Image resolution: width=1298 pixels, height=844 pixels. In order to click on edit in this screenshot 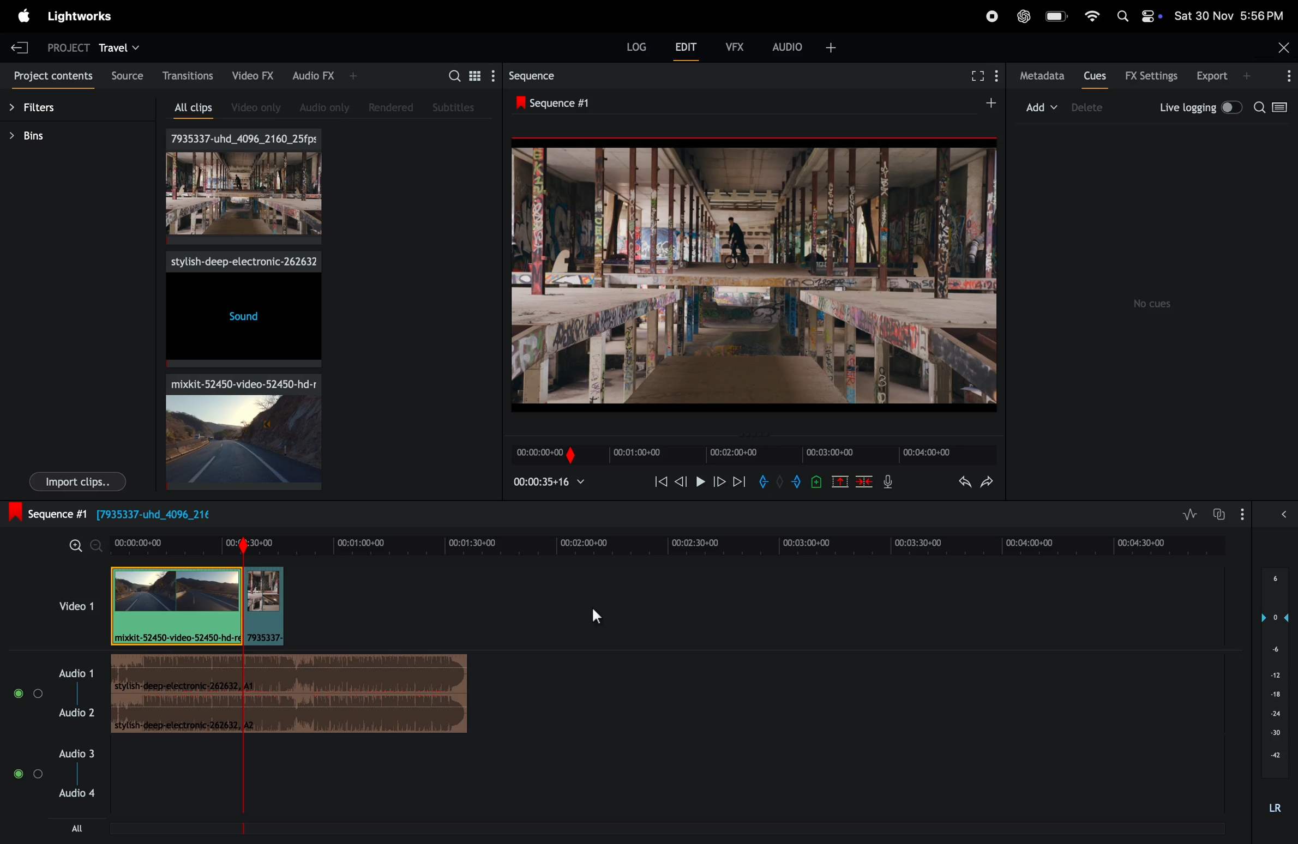, I will do `click(682, 47)`.